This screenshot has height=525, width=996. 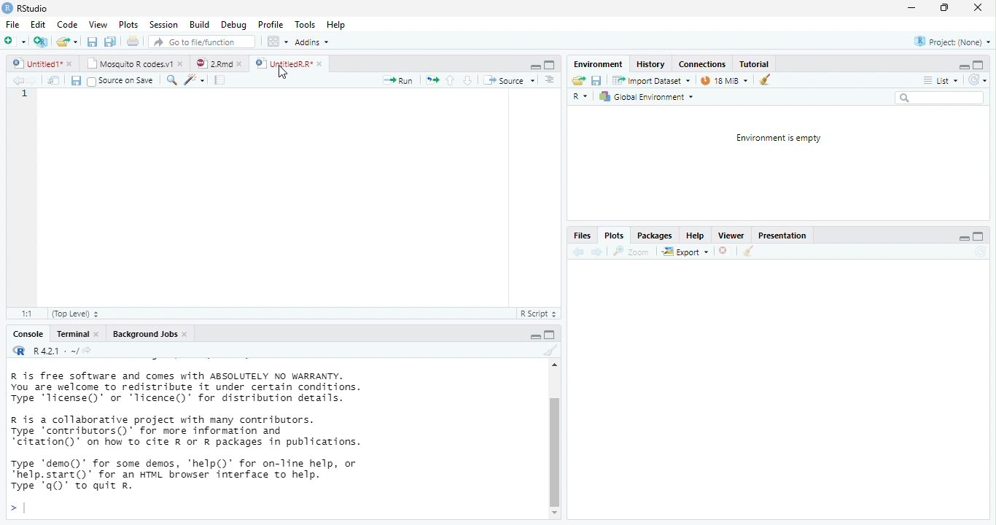 What do you see at coordinates (322, 64) in the screenshot?
I see `close` at bounding box center [322, 64].